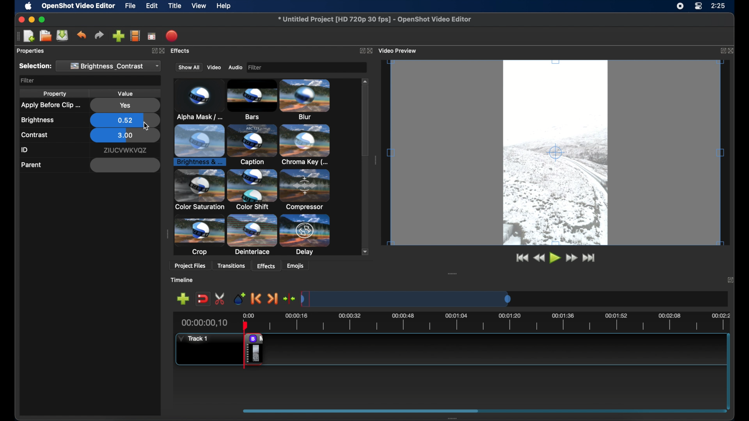 The image size is (749, 421). I want to click on play button, so click(554, 258).